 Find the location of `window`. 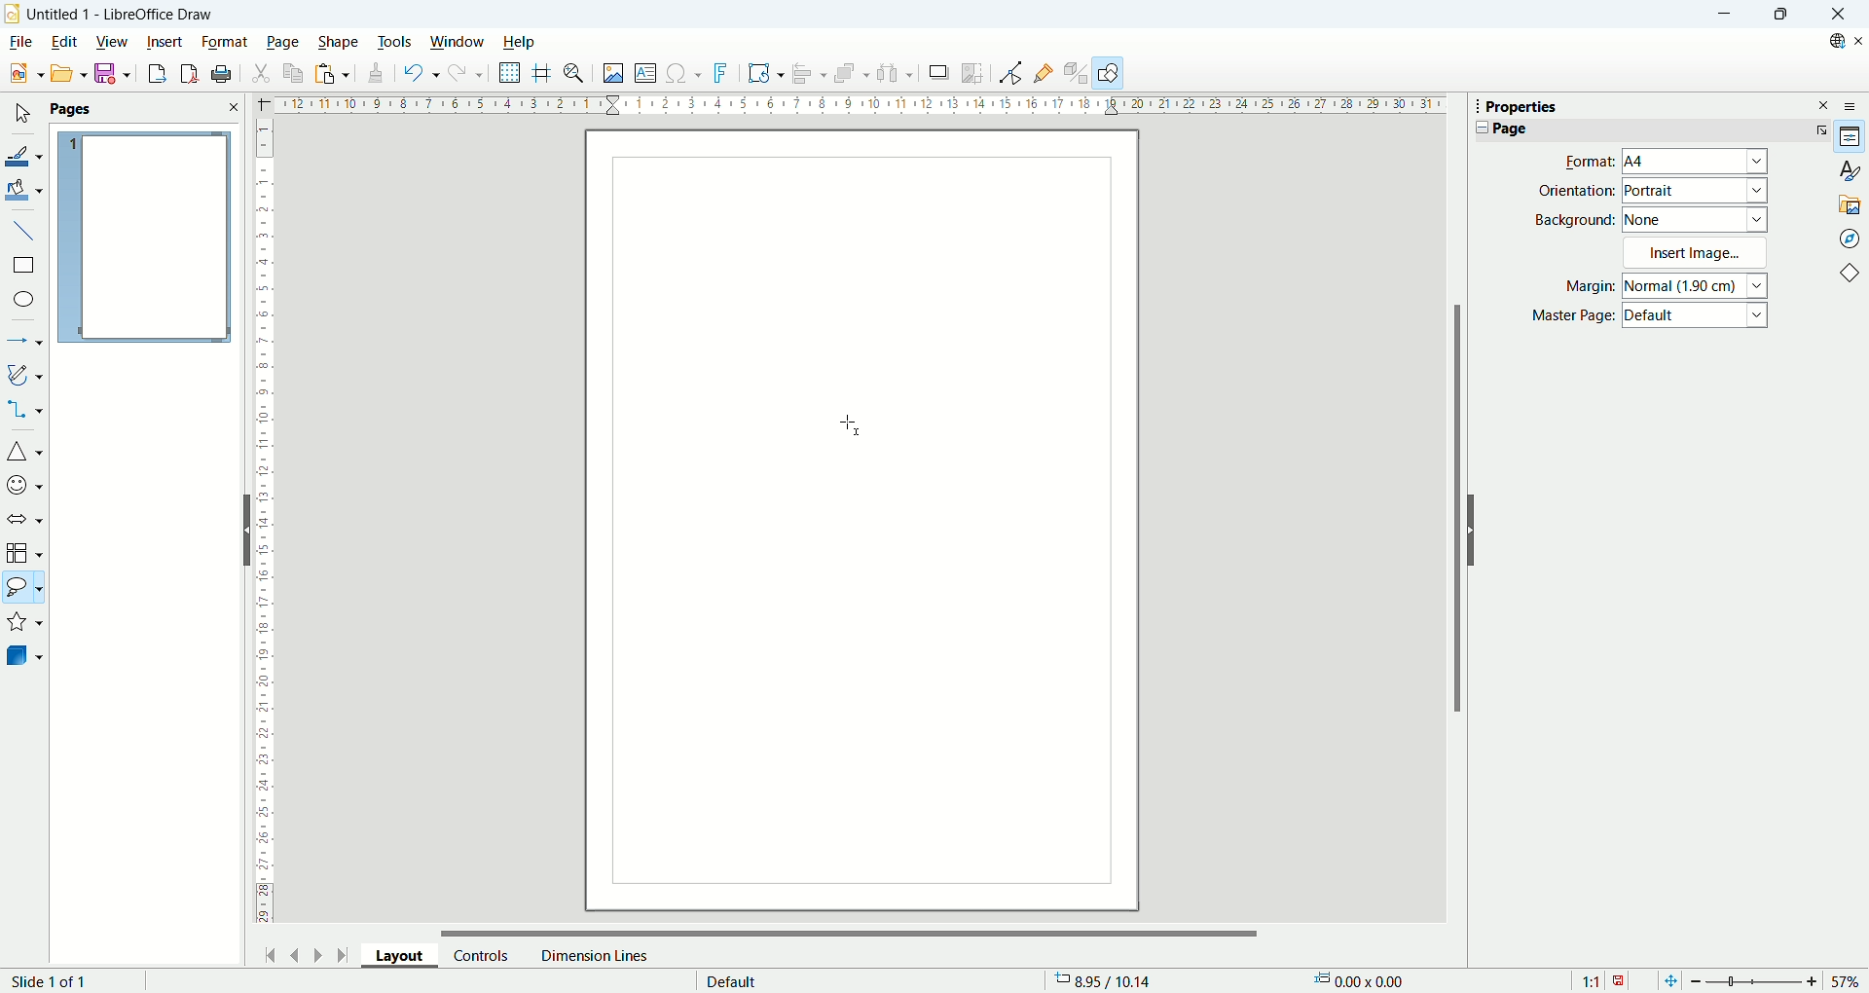

window is located at coordinates (458, 43).